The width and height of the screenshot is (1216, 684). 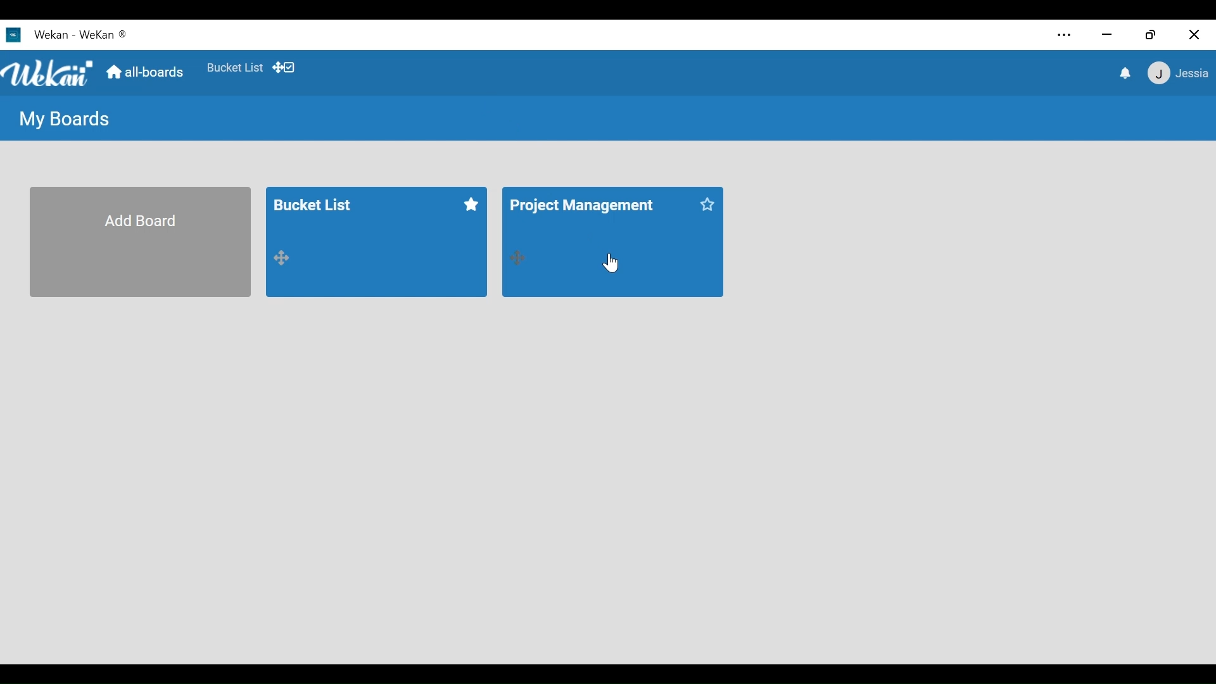 I want to click on favorites, so click(x=233, y=65).